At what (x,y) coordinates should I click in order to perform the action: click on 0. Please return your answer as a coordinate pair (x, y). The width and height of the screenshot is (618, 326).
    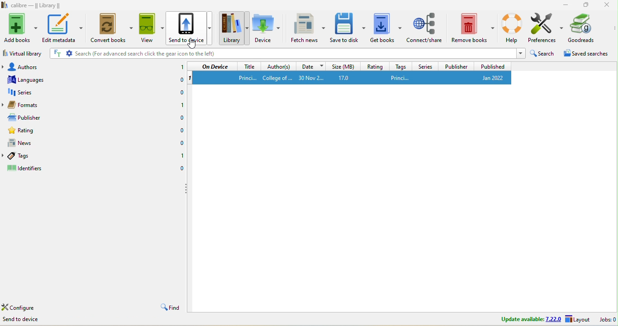
    Looking at the image, I should click on (178, 143).